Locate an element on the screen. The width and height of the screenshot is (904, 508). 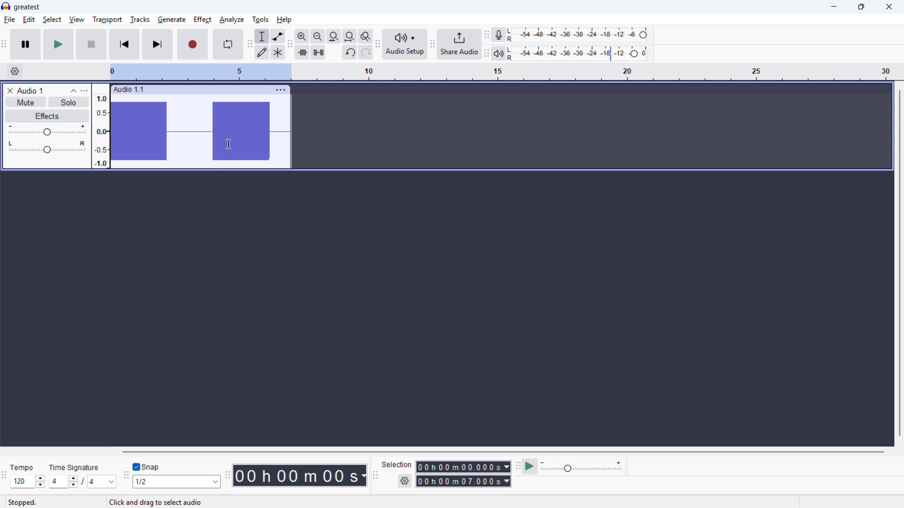
Zoom in  is located at coordinates (302, 36).